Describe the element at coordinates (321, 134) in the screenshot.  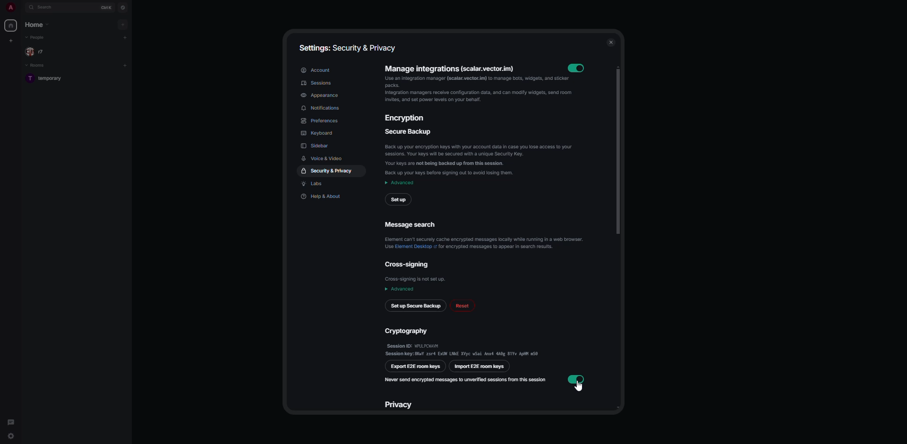
I see `keyboard` at that location.